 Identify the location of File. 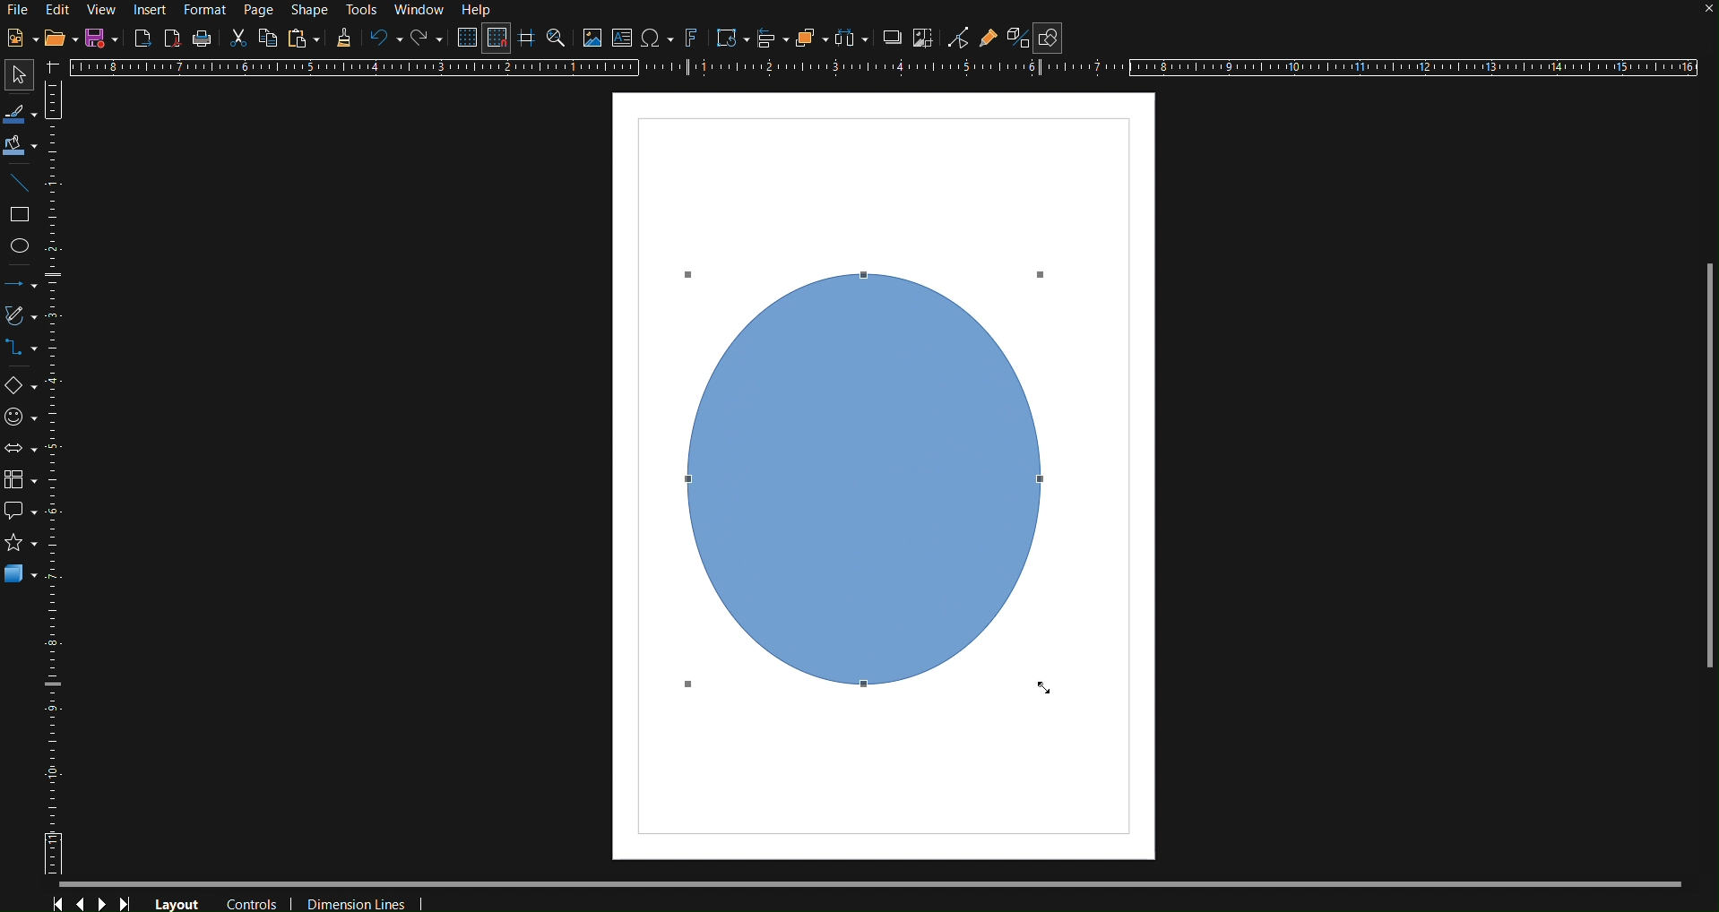
(17, 12).